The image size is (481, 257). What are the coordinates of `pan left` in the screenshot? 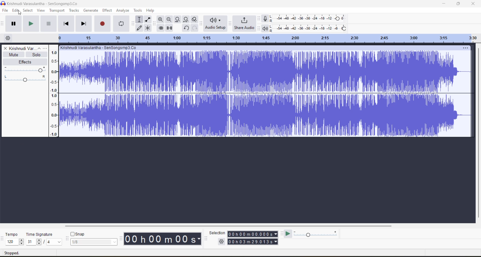 It's located at (7, 77).